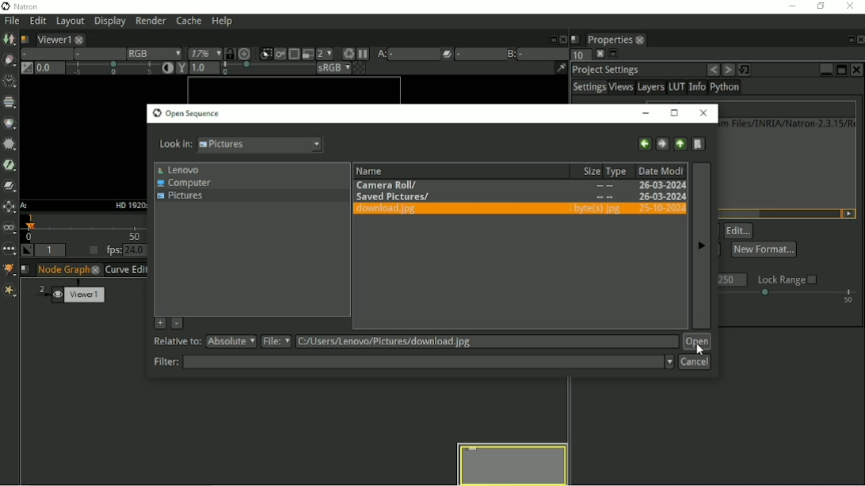 This screenshot has width=865, height=486. Describe the element at coordinates (10, 123) in the screenshot. I see `Color` at that location.